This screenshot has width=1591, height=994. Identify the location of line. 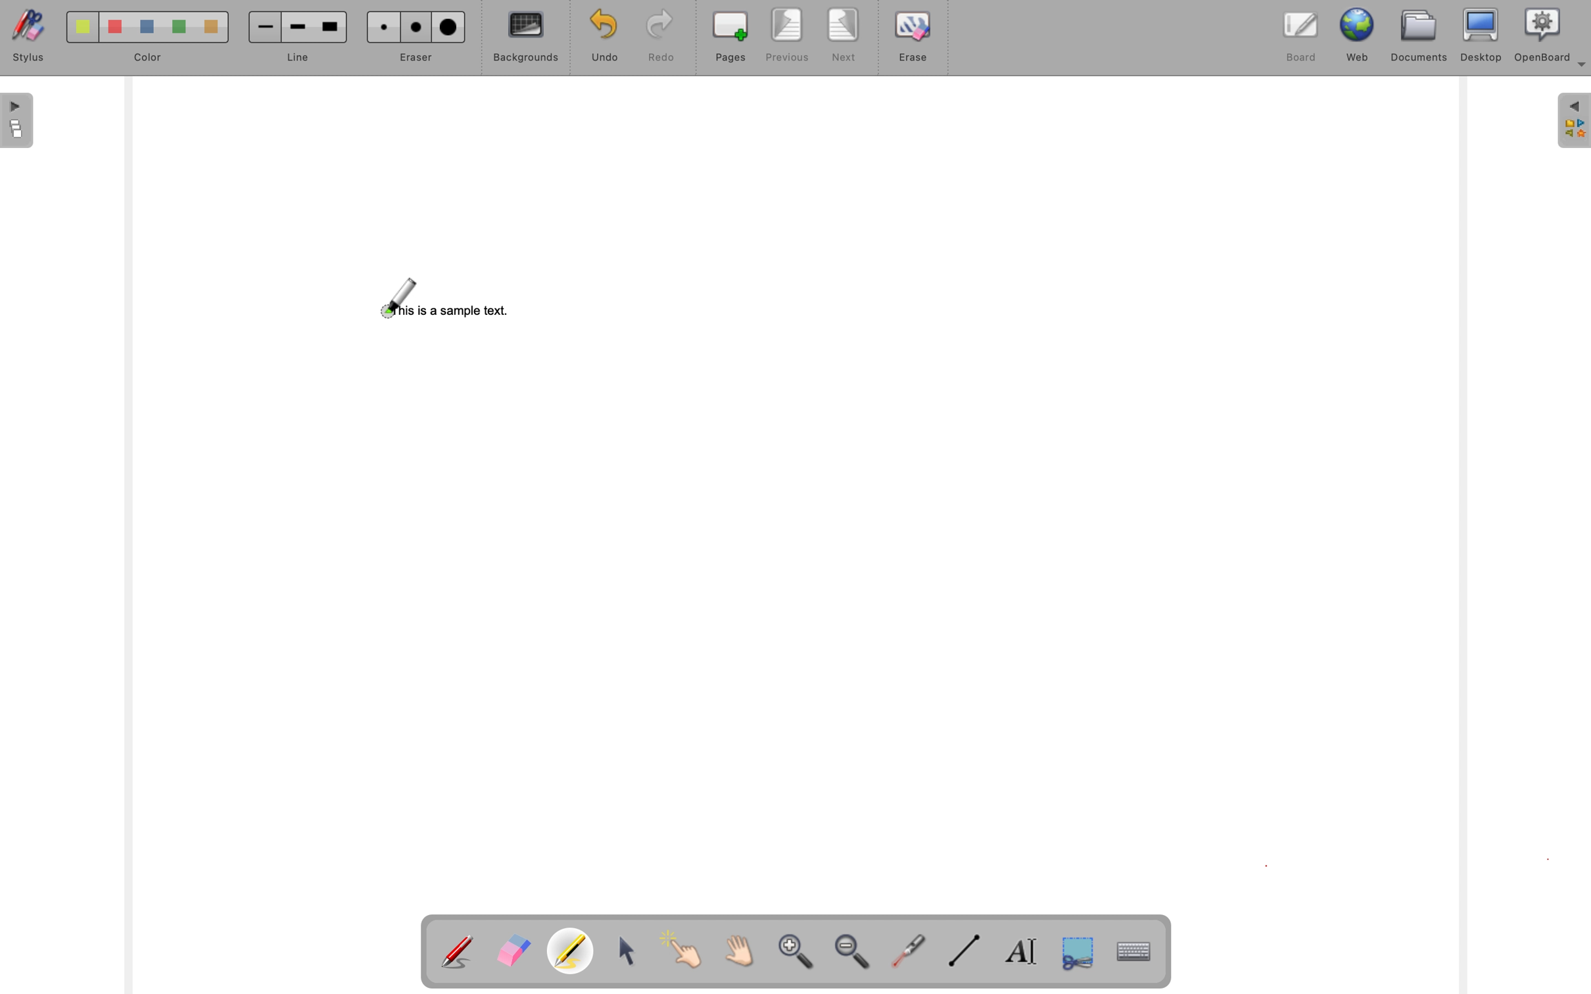
(299, 59).